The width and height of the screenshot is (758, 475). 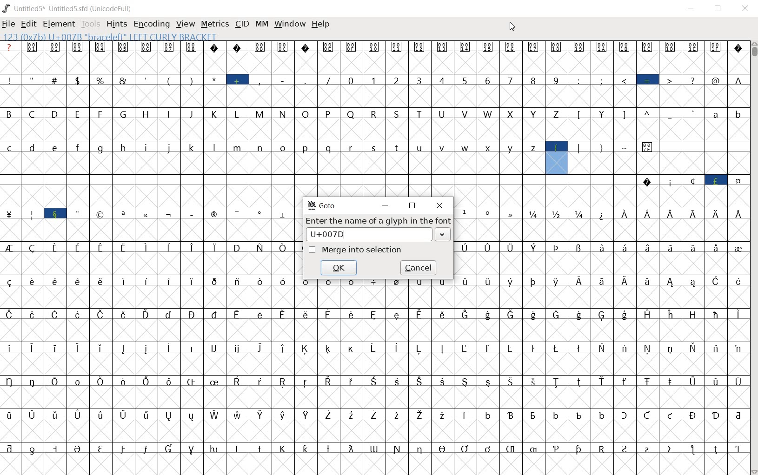 I want to click on CID, so click(x=242, y=24).